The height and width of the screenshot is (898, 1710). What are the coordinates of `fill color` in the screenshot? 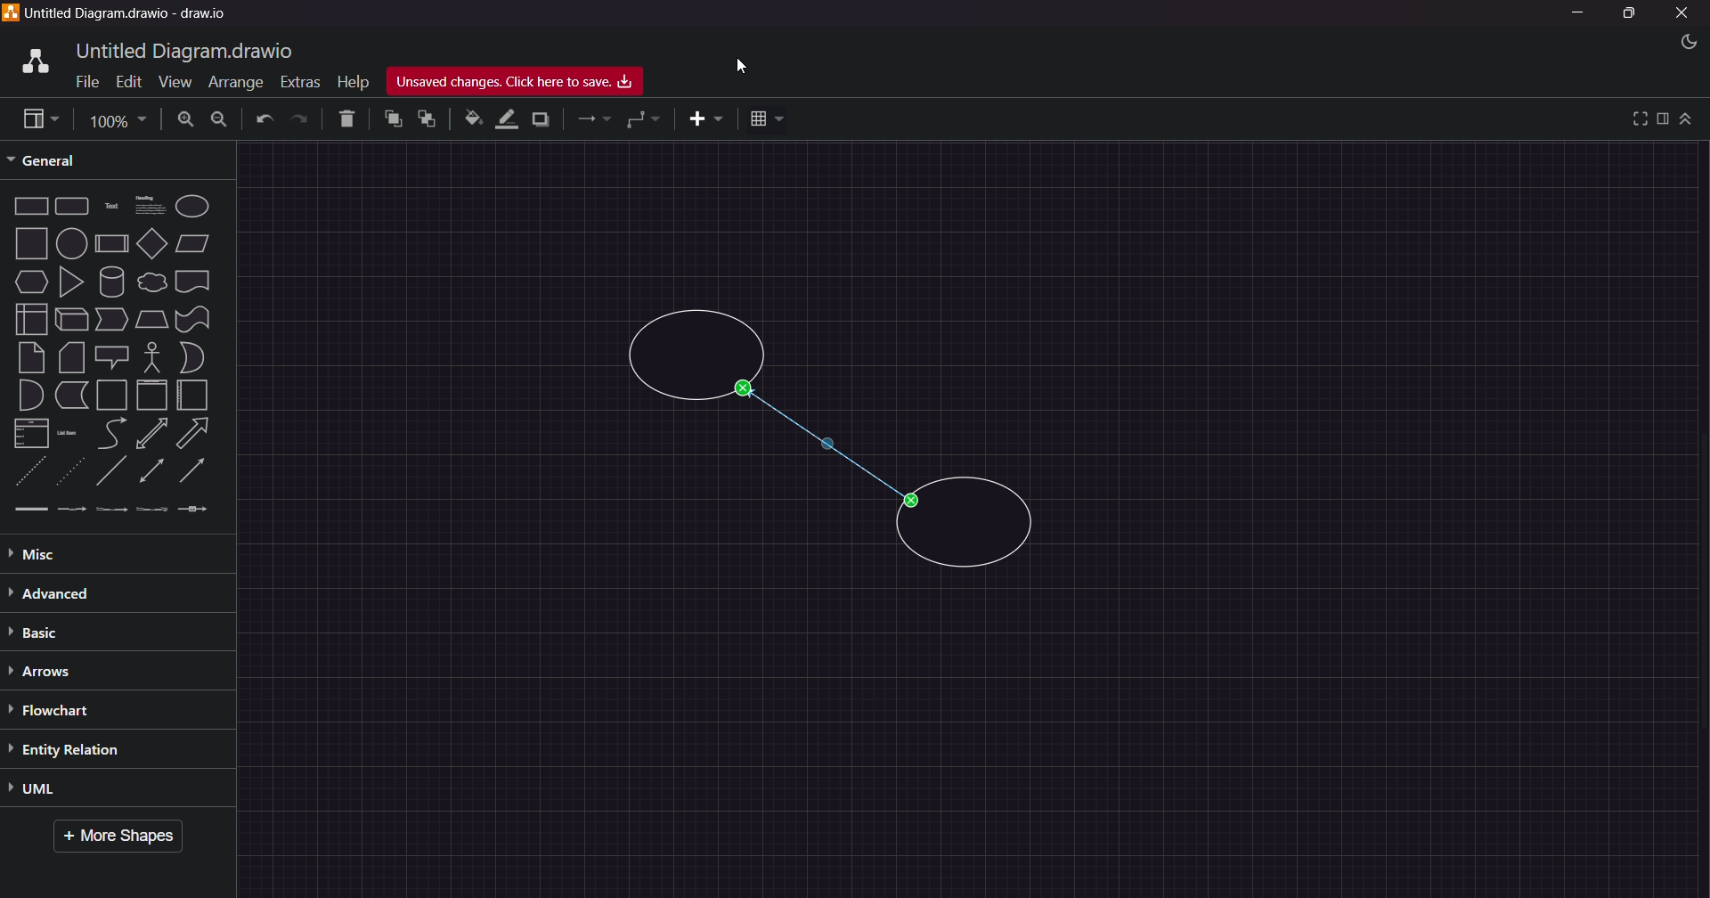 It's located at (471, 118).